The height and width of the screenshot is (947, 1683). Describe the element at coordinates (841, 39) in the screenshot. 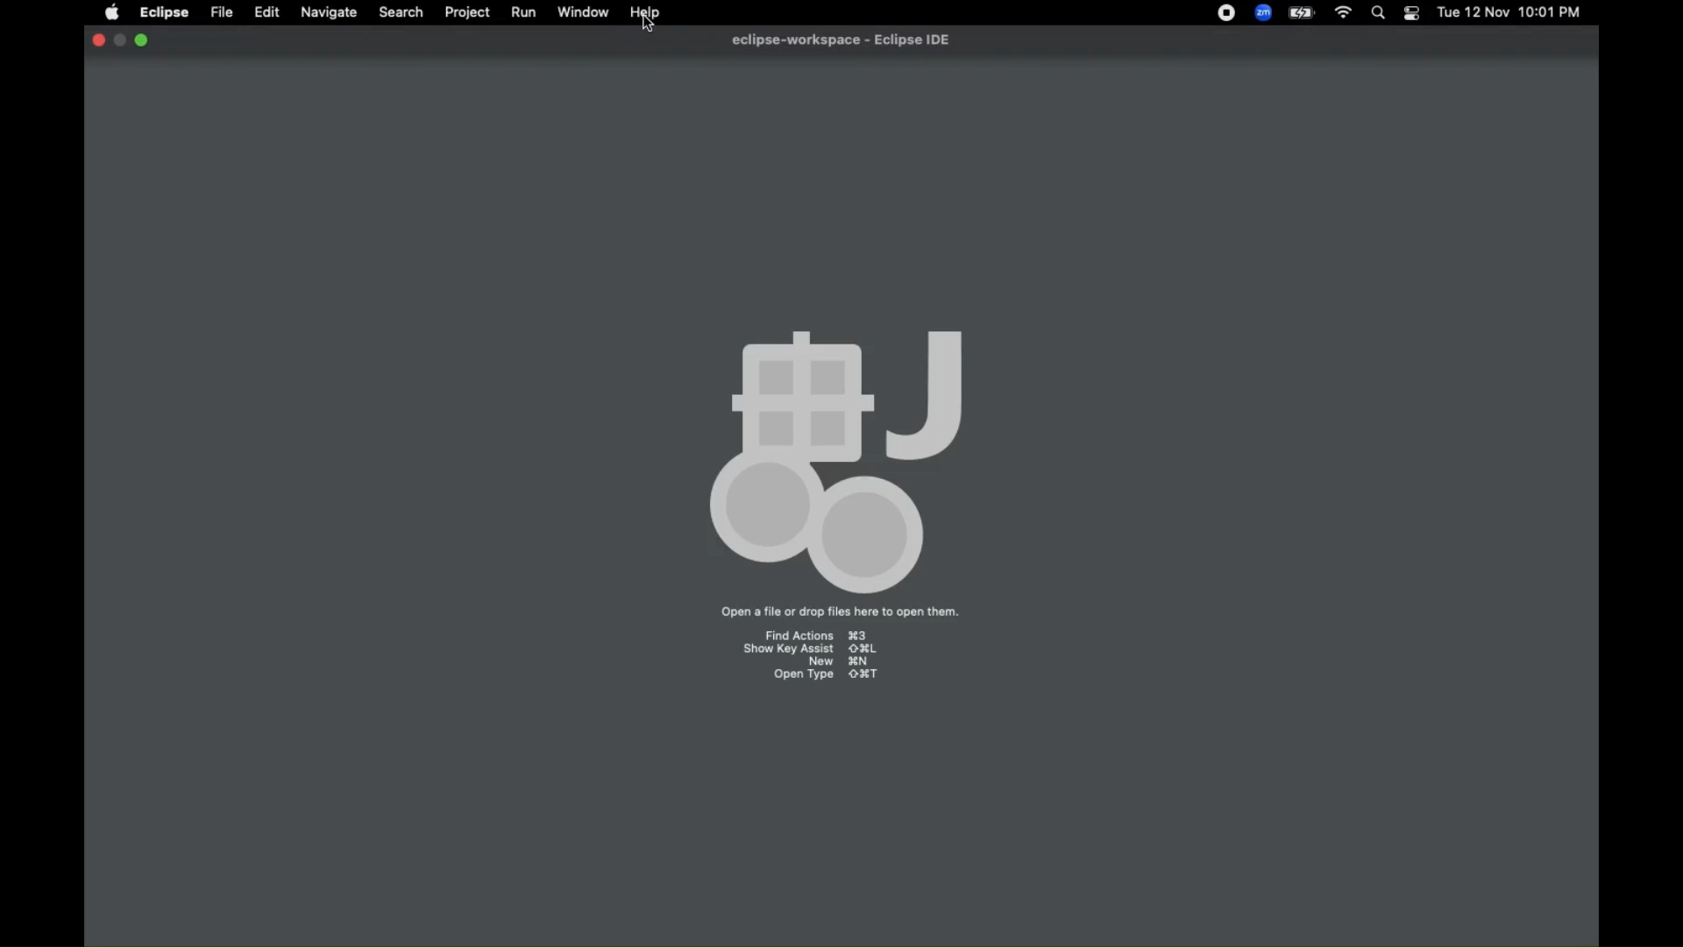

I see `Eclipse-Workspace - Eclipse IDE` at that location.